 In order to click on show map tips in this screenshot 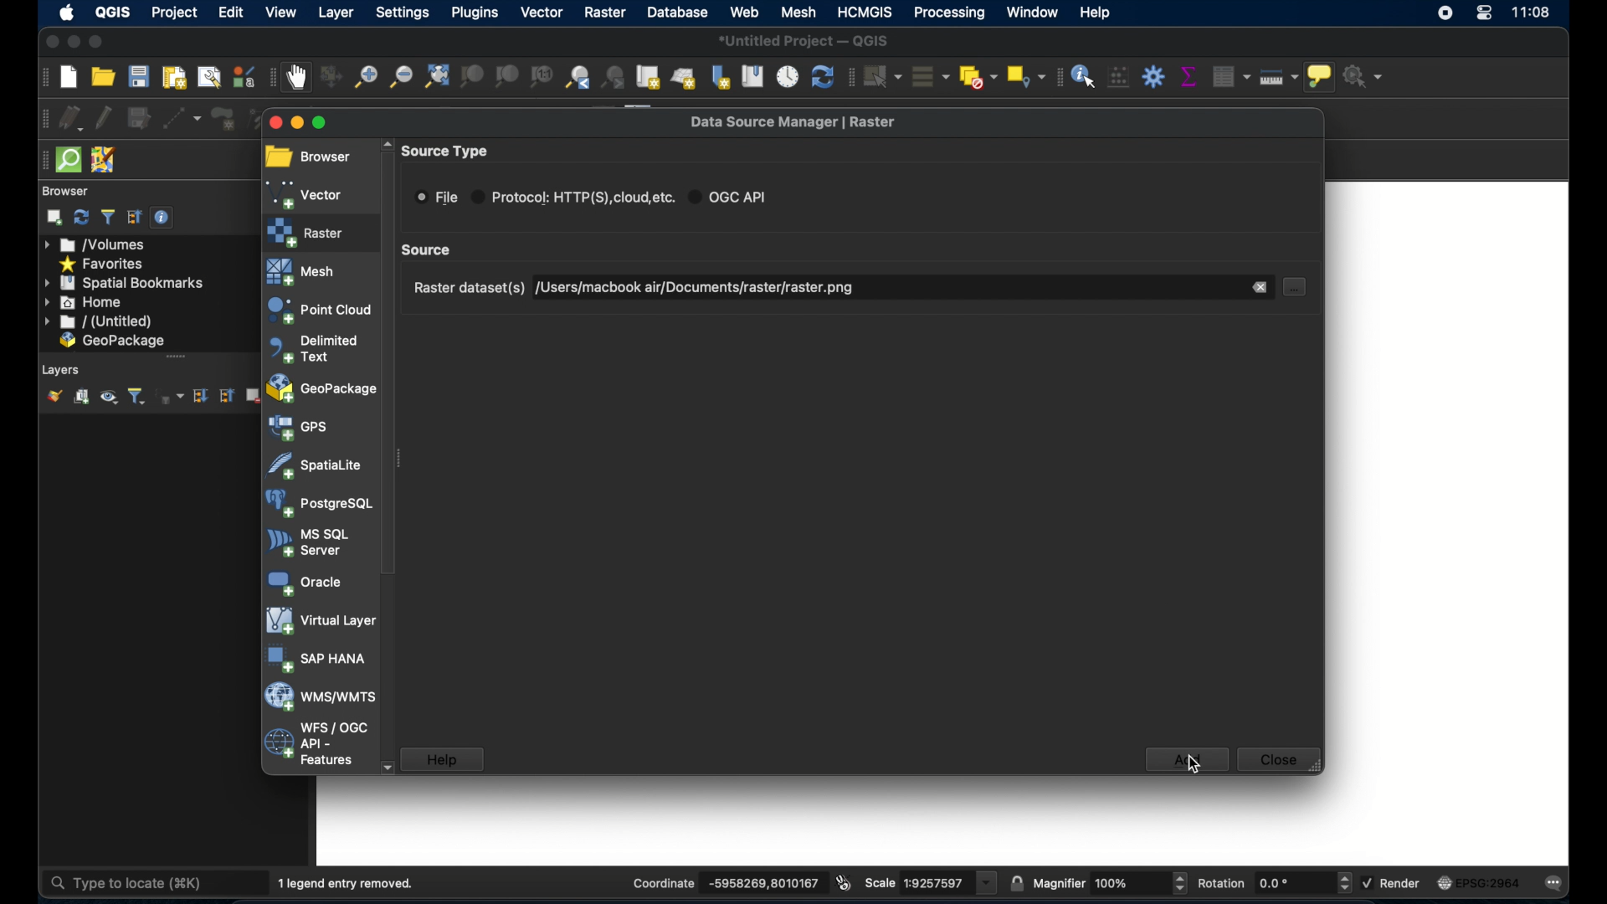, I will do `click(1322, 79)`.